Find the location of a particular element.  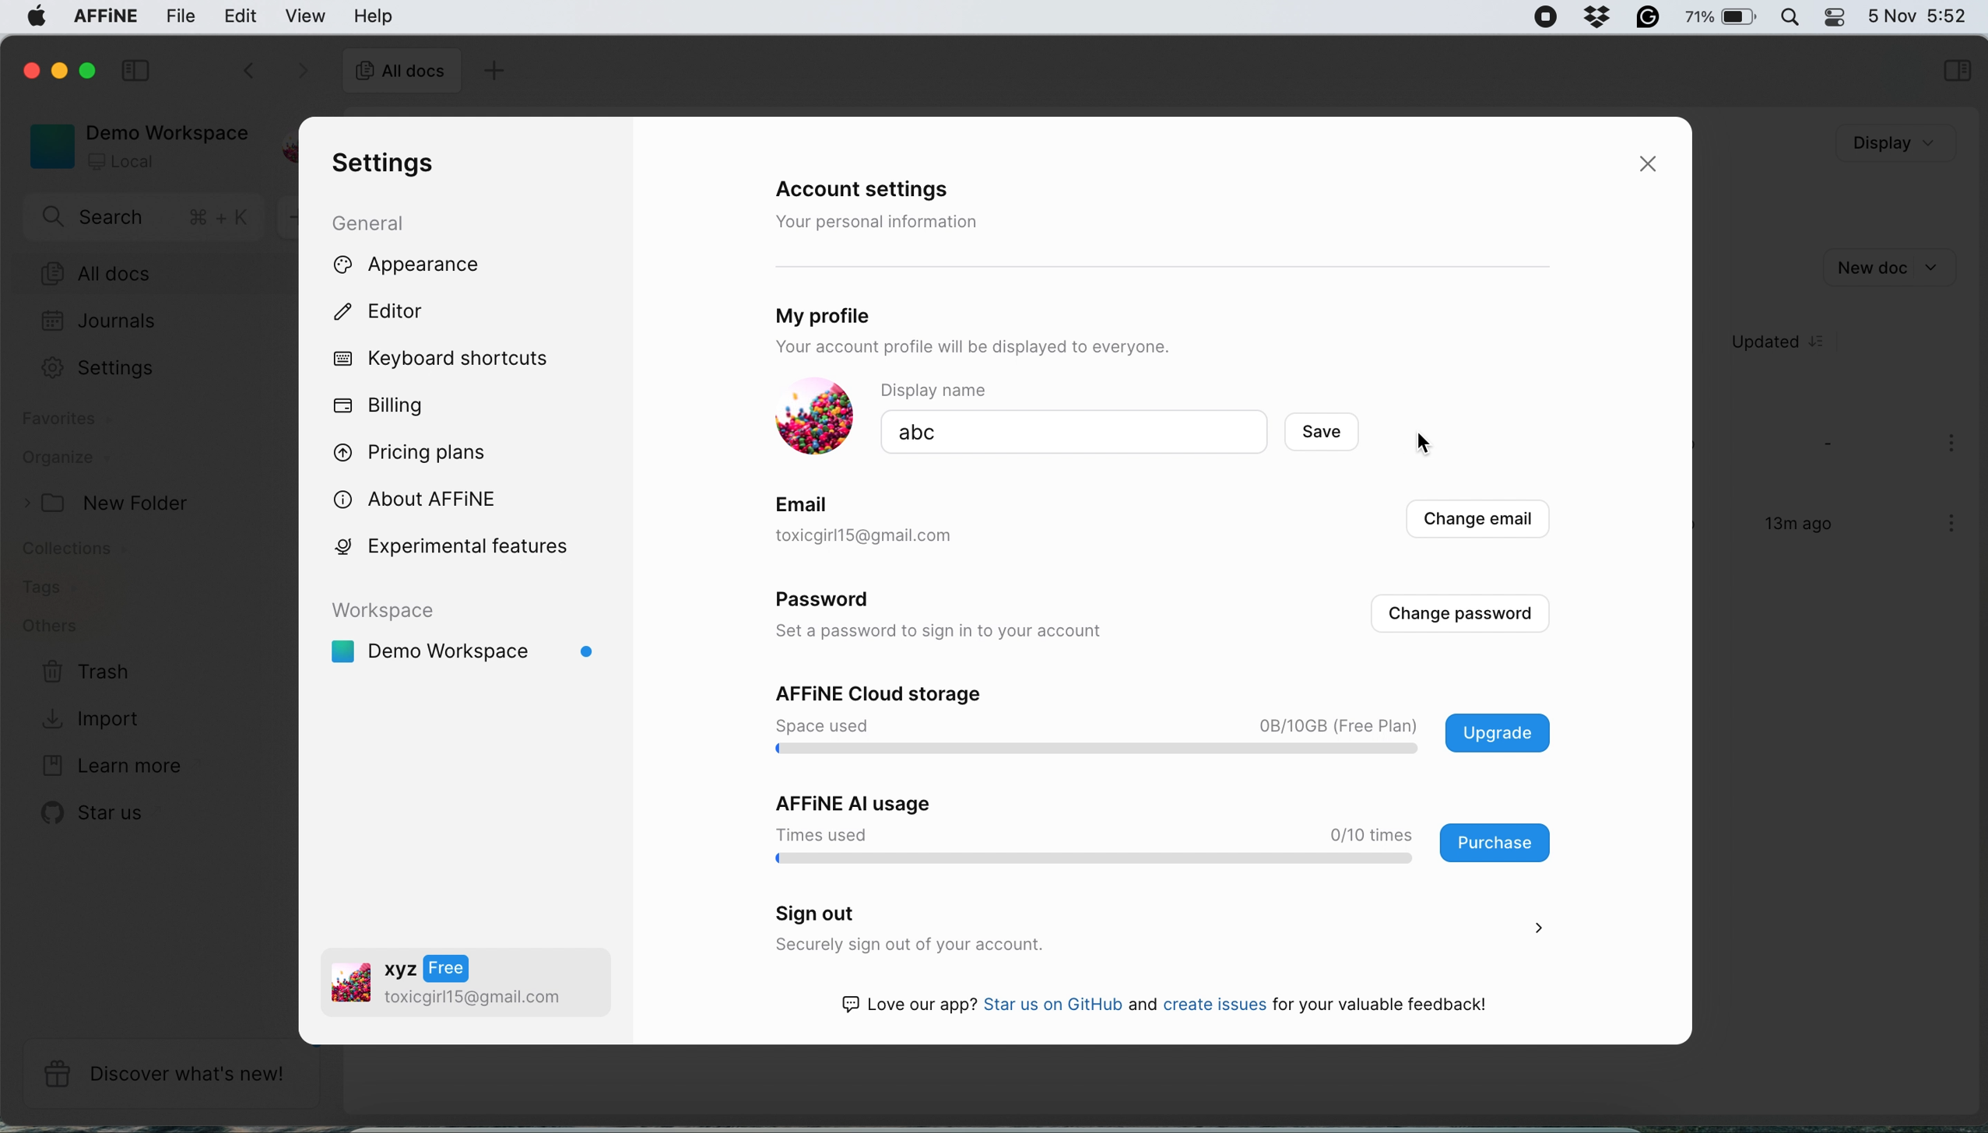

all docs is located at coordinates (153, 275).